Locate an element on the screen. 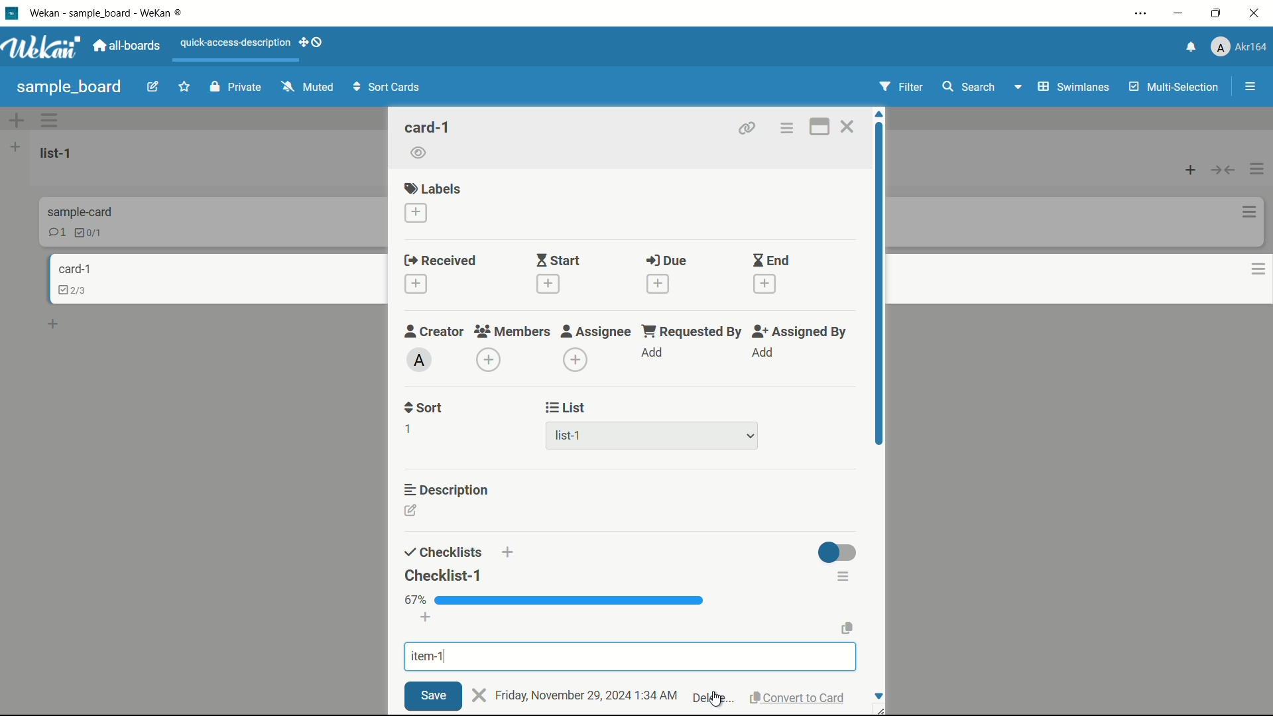 This screenshot has height=716, width=1273. multi- selection is located at coordinates (1172, 88).